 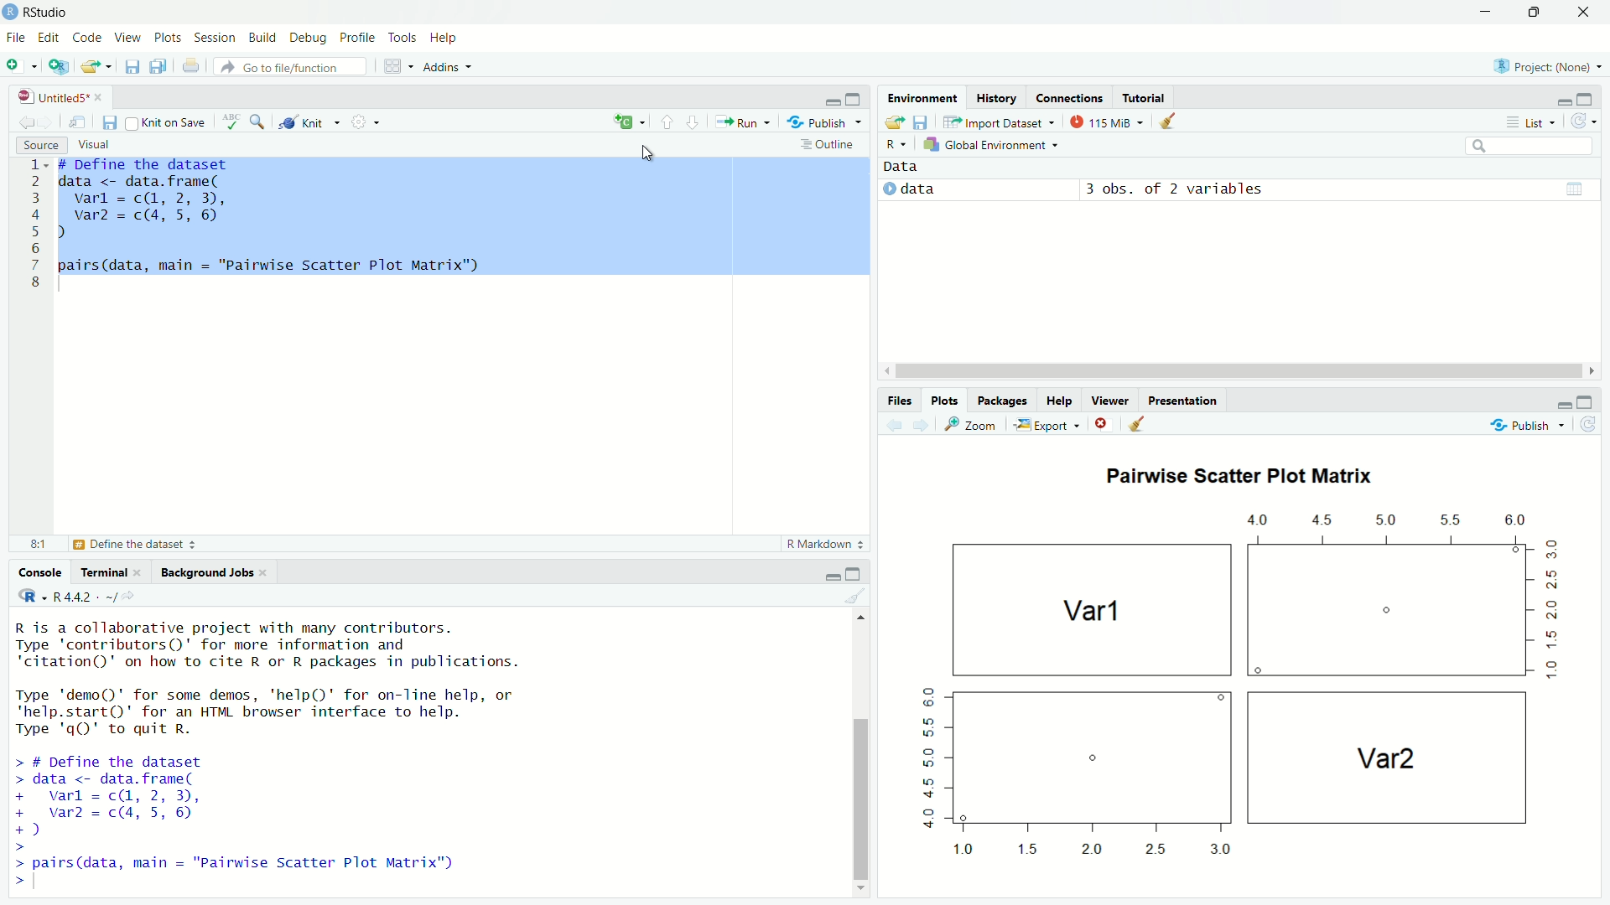 I want to click on Show document outline (Ctrl + Shift + O), so click(x=829, y=144).